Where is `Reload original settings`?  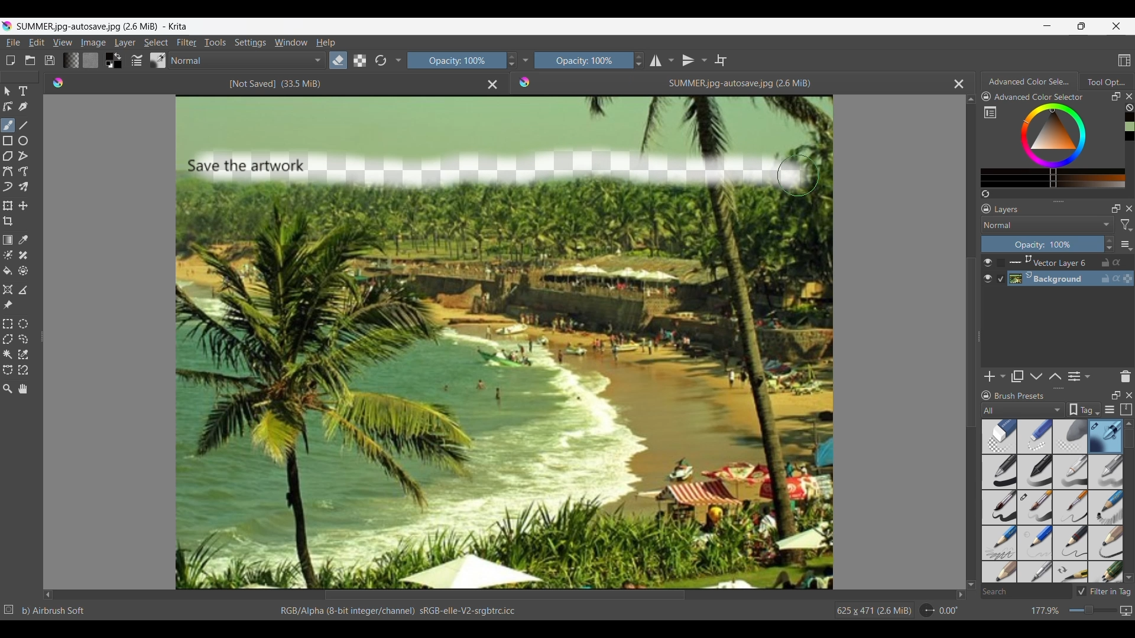
Reload original settings is located at coordinates (380, 60).